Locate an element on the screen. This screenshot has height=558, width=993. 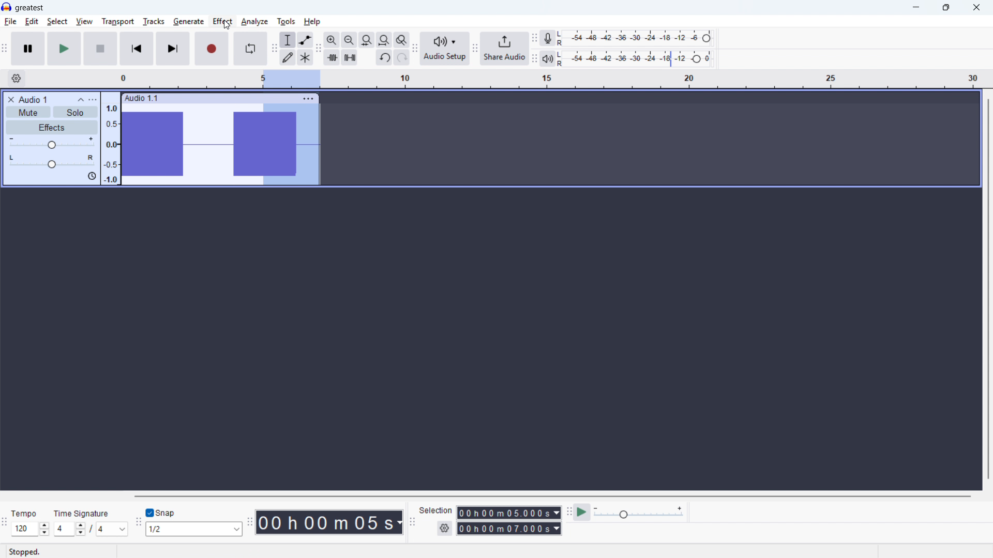
Pan: Centre is located at coordinates (52, 162).